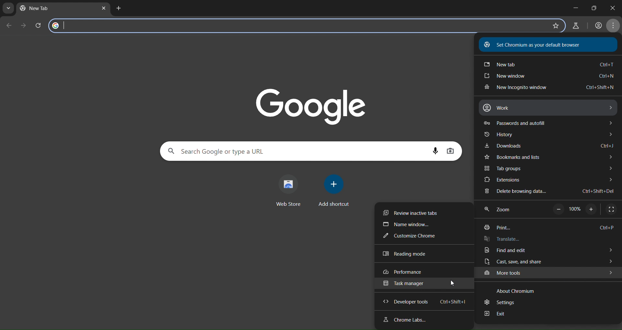 This screenshot has height=330, width=622. Describe the element at coordinates (549, 272) in the screenshot. I see `more tools` at that location.